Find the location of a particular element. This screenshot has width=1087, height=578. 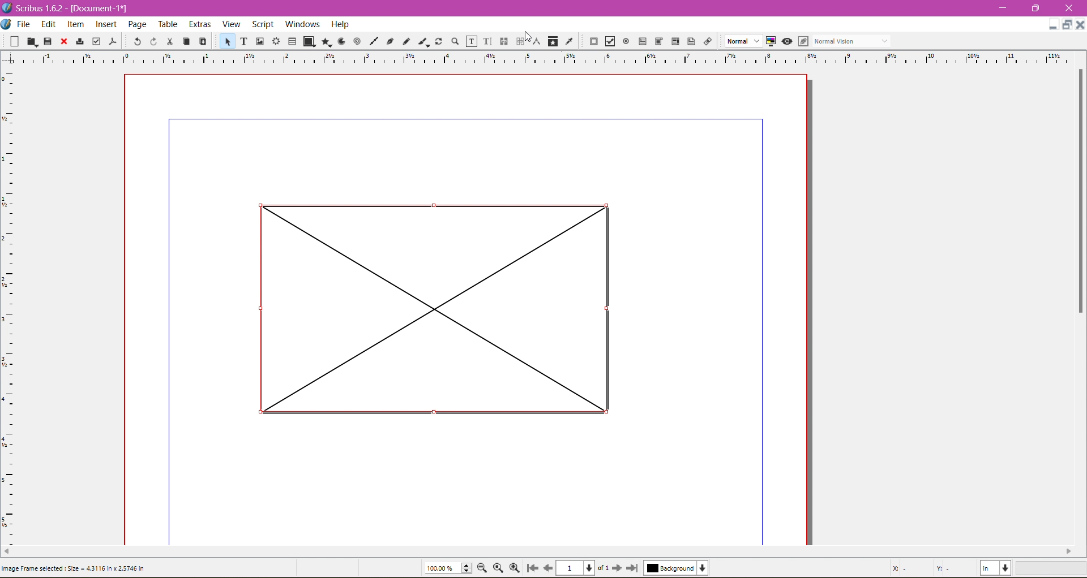

Edit Text with Story Editor is located at coordinates (487, 41).